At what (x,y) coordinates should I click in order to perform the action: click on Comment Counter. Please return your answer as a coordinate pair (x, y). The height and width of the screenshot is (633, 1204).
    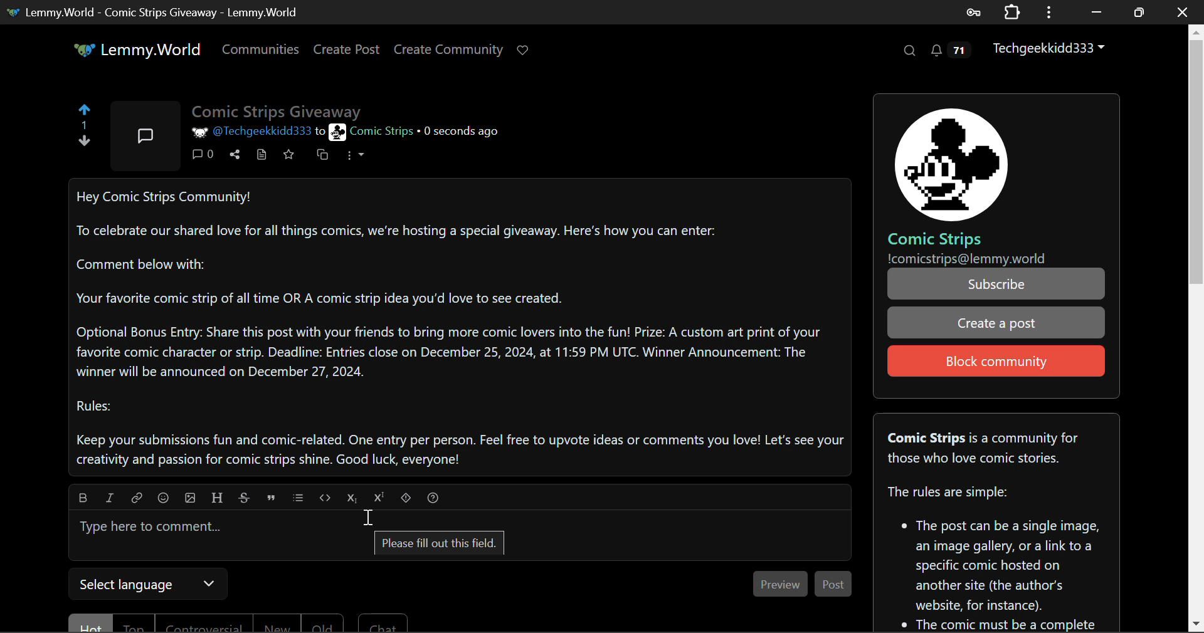
    Looking at the image, I should click on (204, 158).